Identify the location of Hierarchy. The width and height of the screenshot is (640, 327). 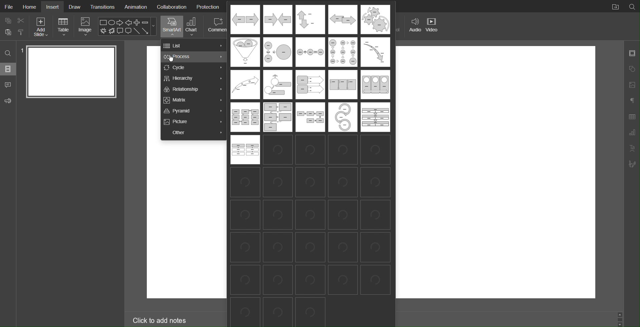
(193, 78).